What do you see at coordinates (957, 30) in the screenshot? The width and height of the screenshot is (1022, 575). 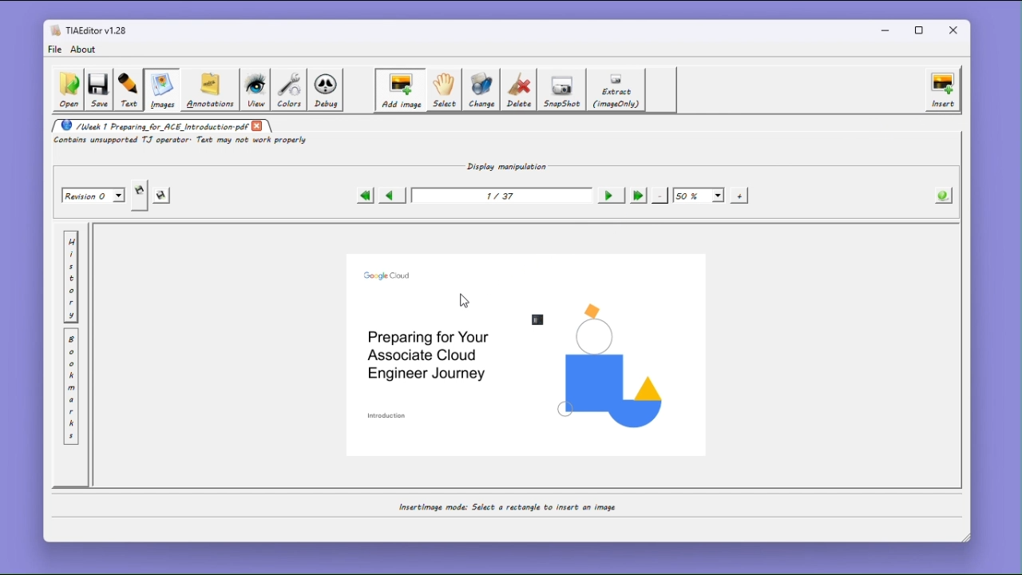 I see `close` at bounding box center [957, 30].